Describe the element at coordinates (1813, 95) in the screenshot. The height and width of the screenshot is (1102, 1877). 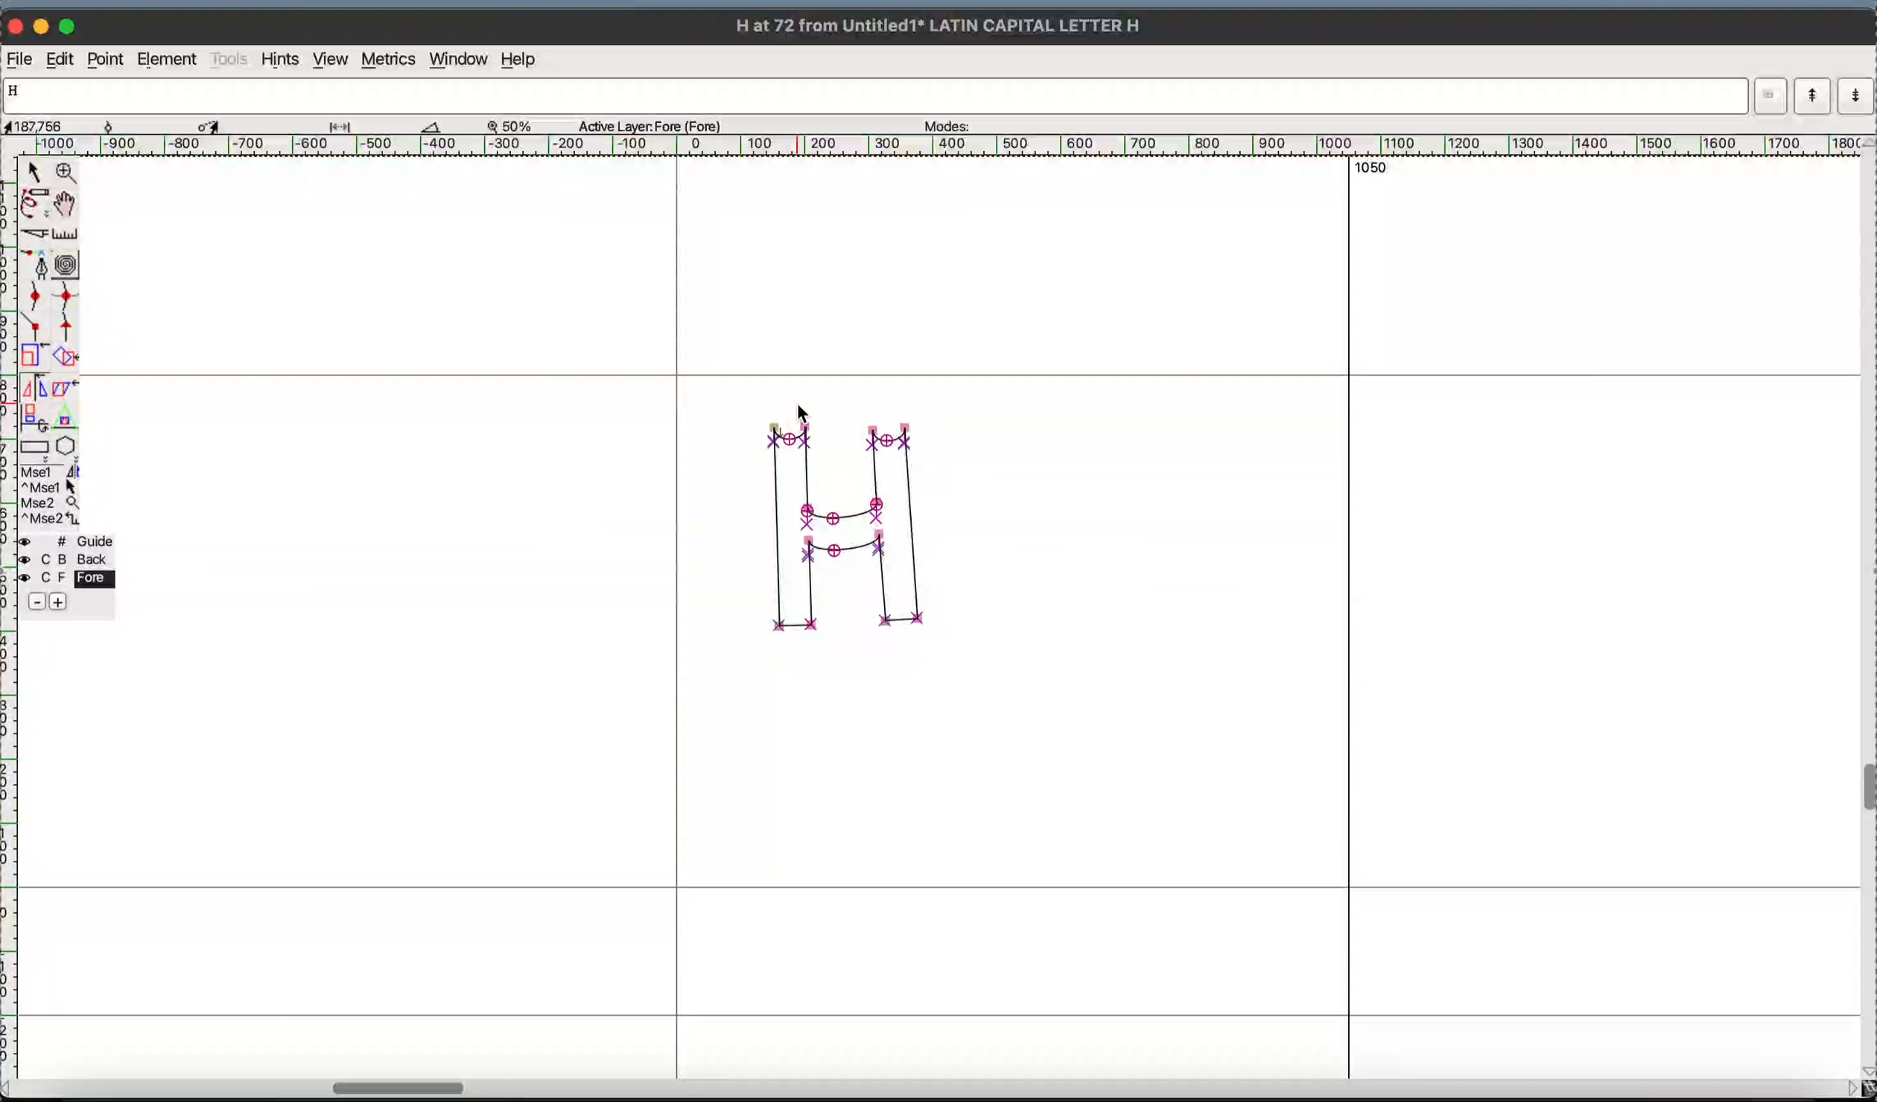
I see `previous word` at that location.